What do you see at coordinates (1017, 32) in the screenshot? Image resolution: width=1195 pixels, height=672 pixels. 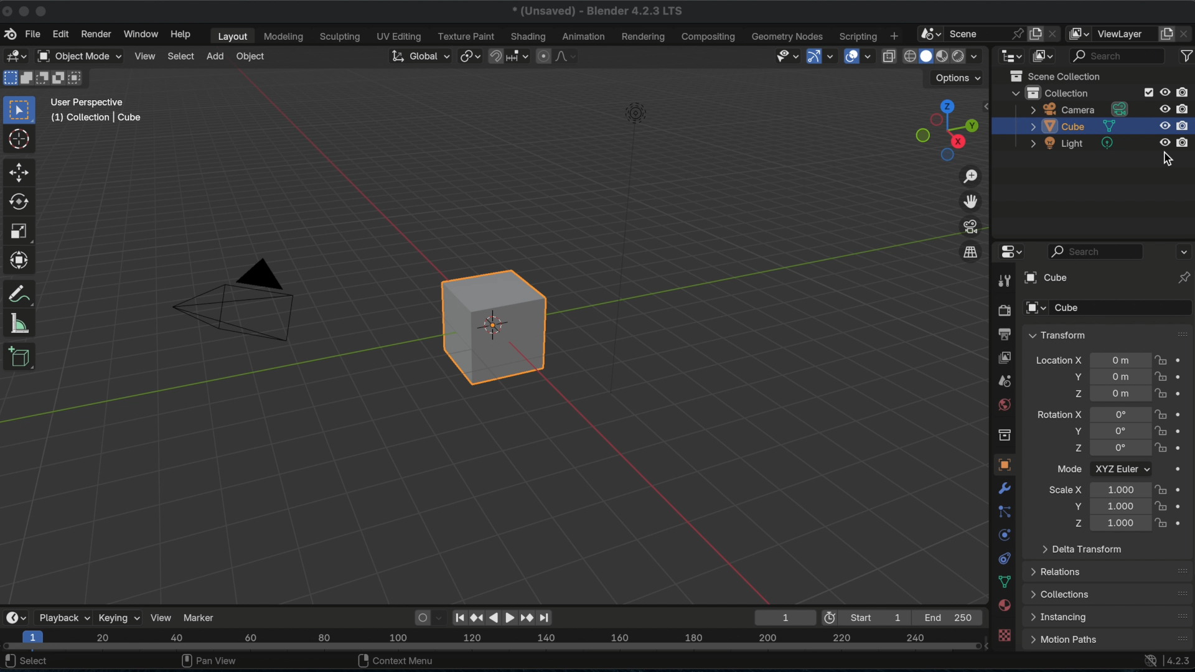 I see `pin scene to workspace` at bounding box center [1017, 32].